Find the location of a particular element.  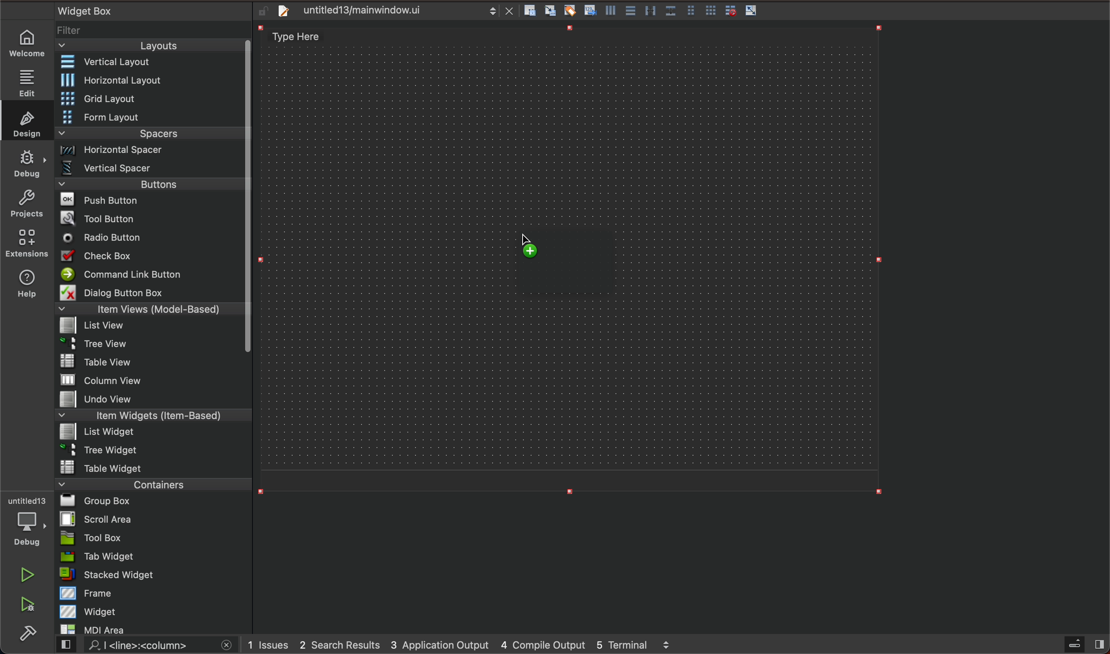

frame is located at coordinates (153, 594).